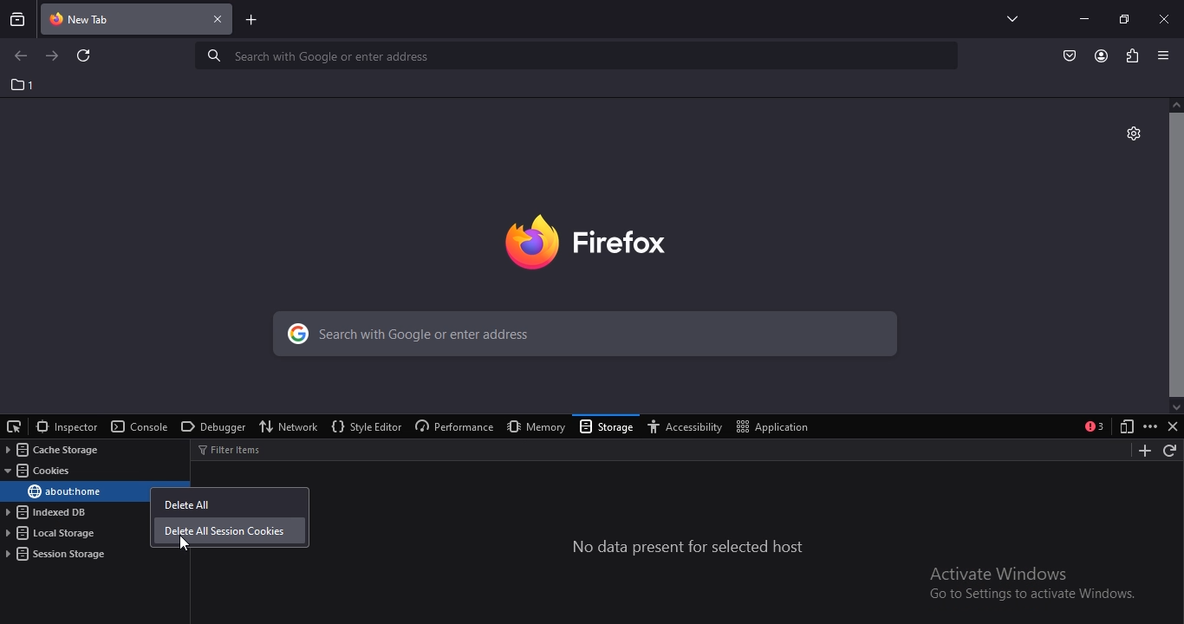 The width and height of the screenshot is (1184, 624). I want to click on open application menu, so click(1166, 55).